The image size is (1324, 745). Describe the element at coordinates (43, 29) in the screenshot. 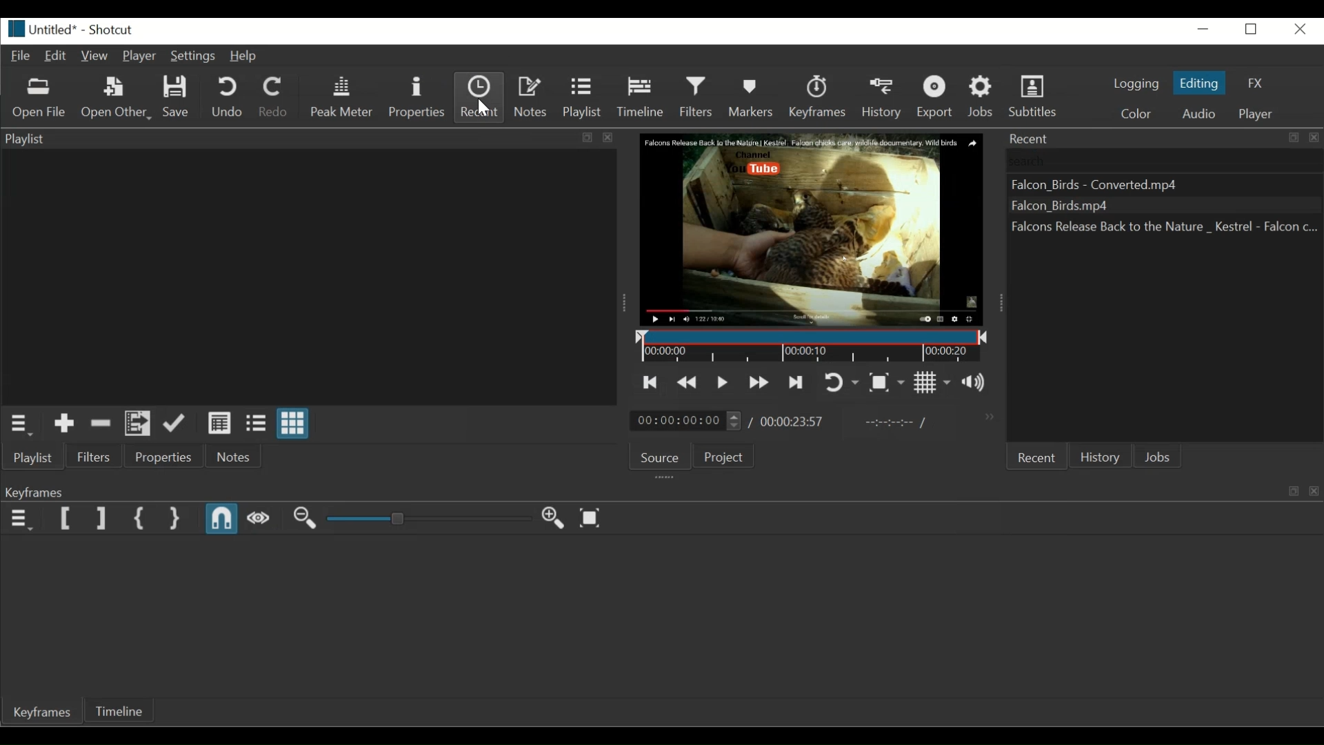

I see `File Name` at that location.